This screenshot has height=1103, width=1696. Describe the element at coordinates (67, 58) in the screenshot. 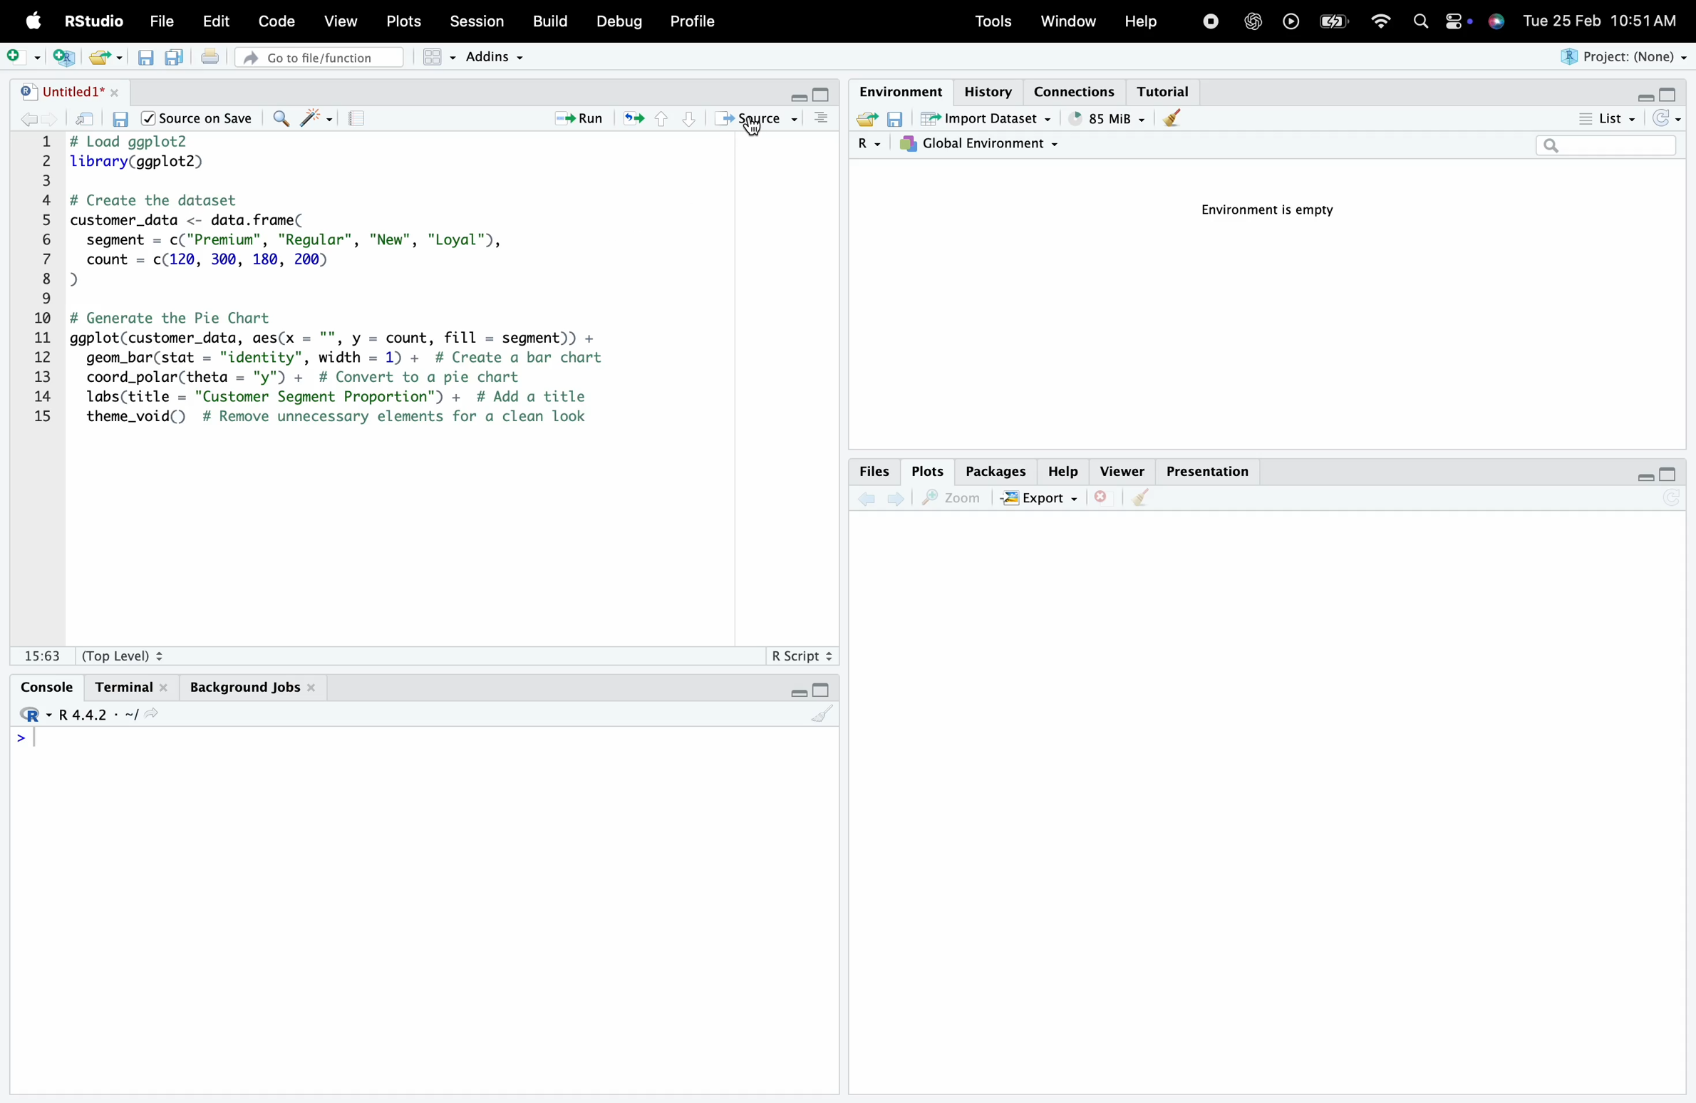

I see `new script` at that location.